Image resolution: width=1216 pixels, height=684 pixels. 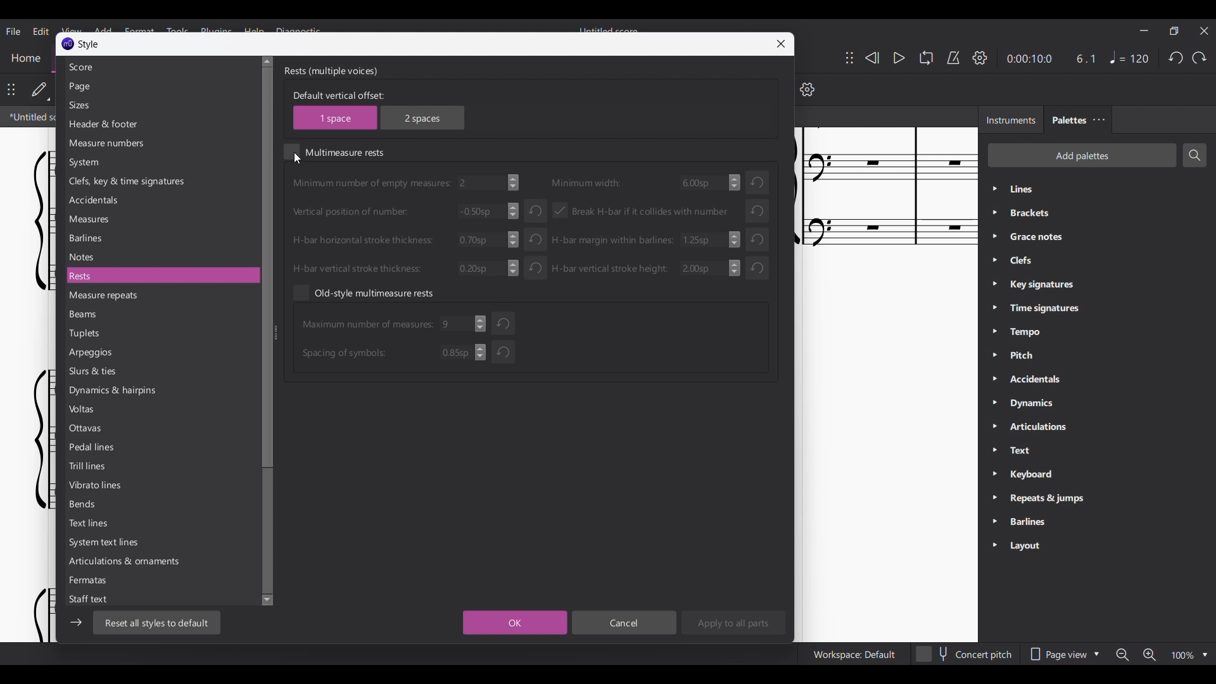 What do you see at coordinates (161, 428) in the screenshot?
I see `Ottavas` at bounding box center [161, 428].